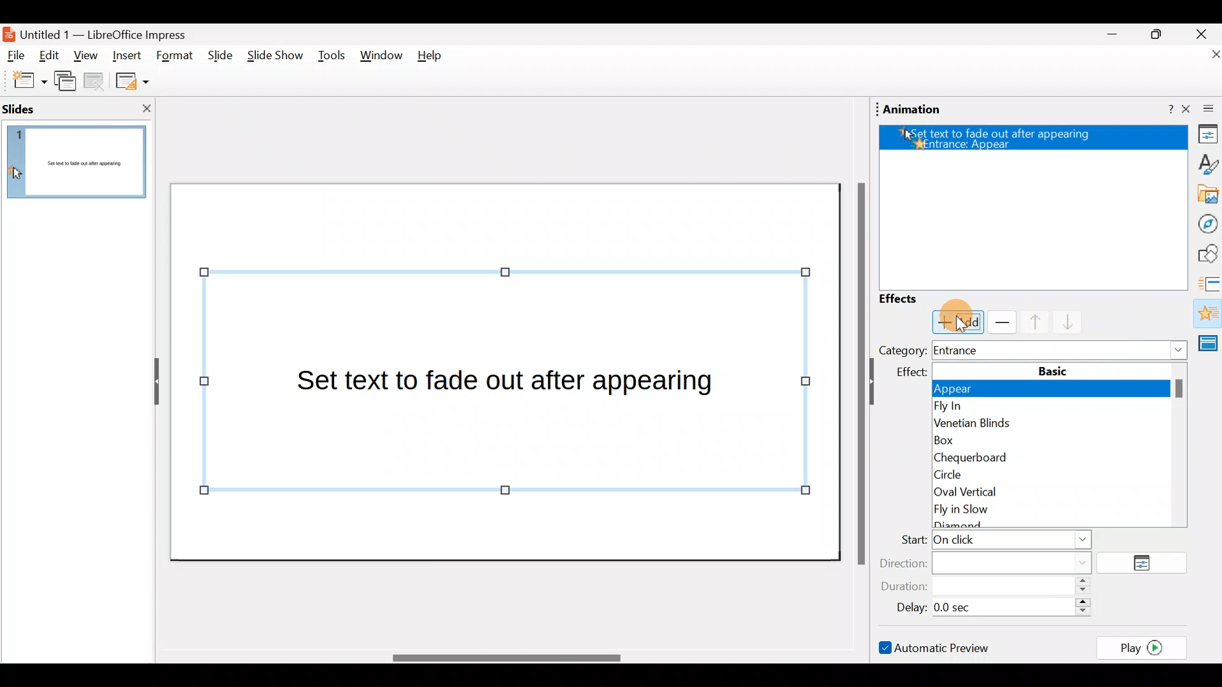 This screenshot has width=1222, height=687. What do you see at coordinates (1146, 647) in the screenshot?
I see `Play` at bounding box center [1146, 647].